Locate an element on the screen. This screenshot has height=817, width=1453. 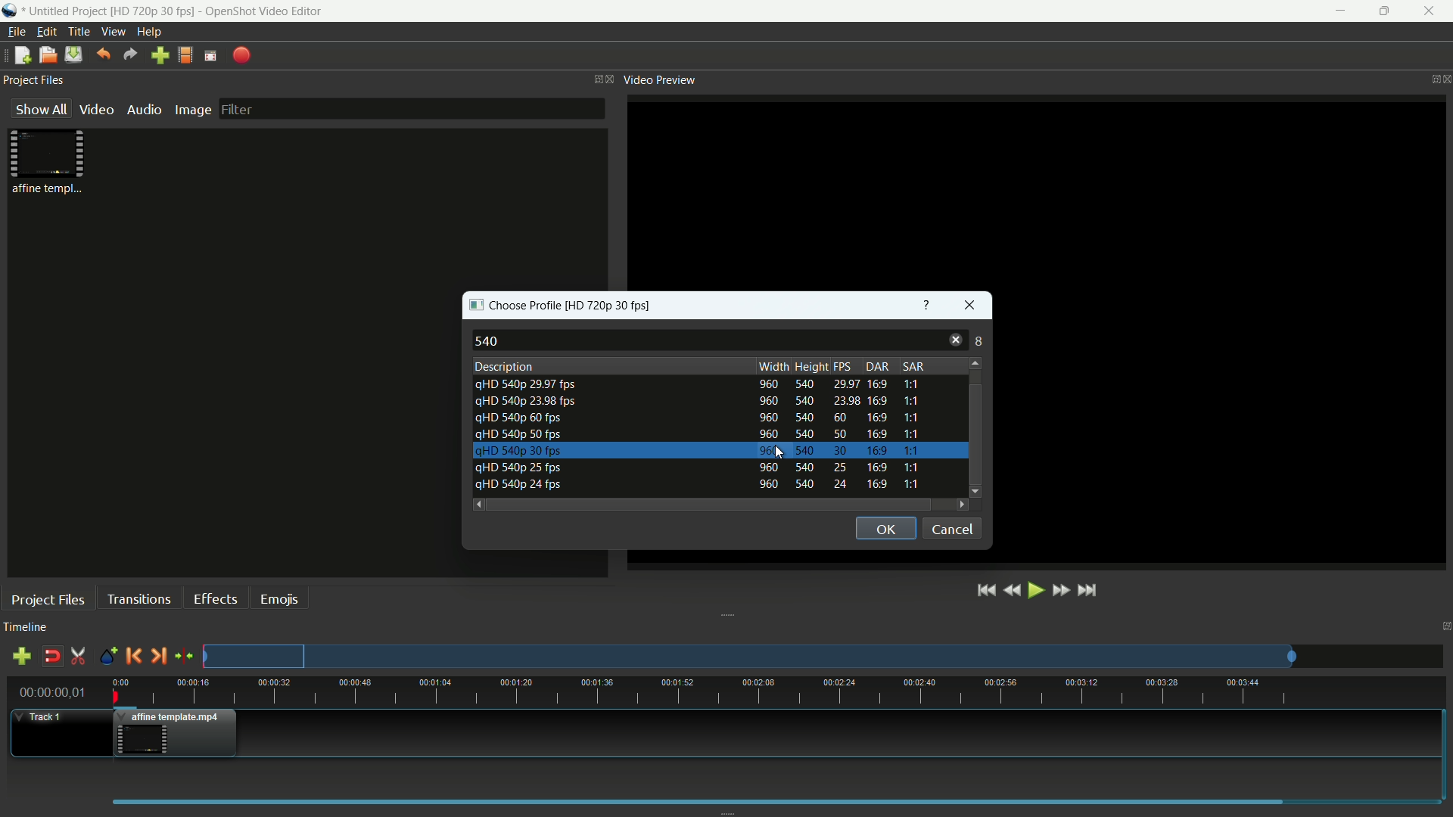
video is located at coordinates (97, 109).